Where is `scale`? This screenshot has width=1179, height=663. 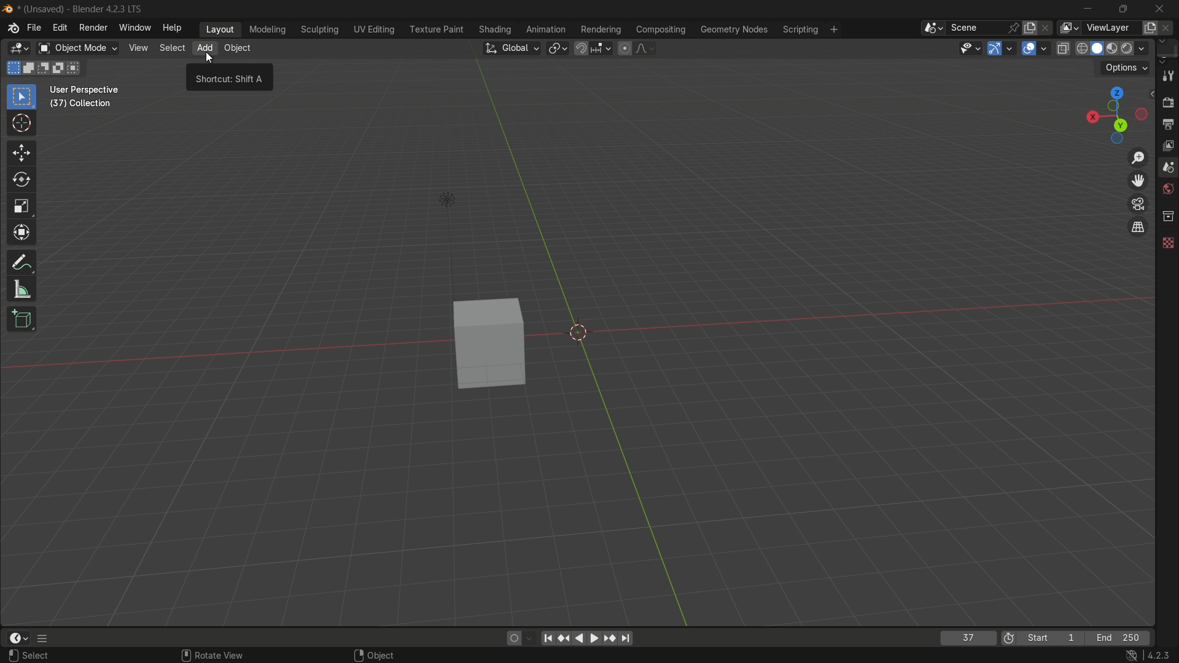
scale is located at coordinates (22, 206).